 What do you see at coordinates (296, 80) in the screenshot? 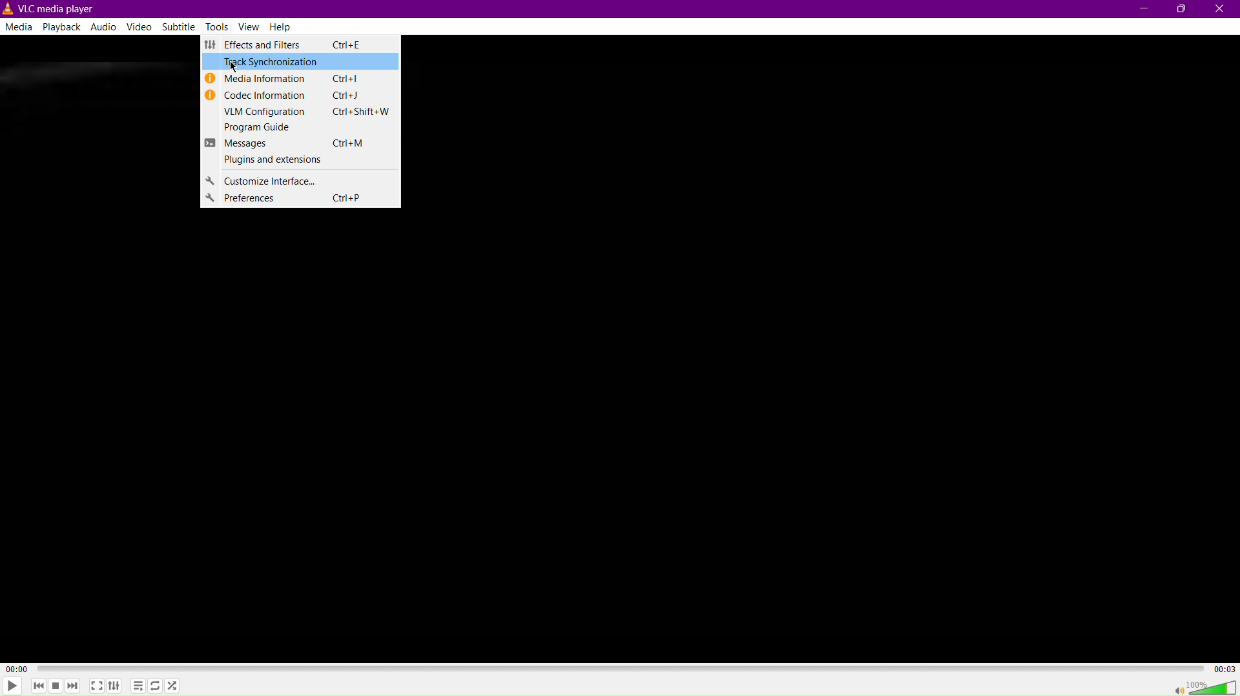
I see `Media Information` at bounding box center [296, 80].